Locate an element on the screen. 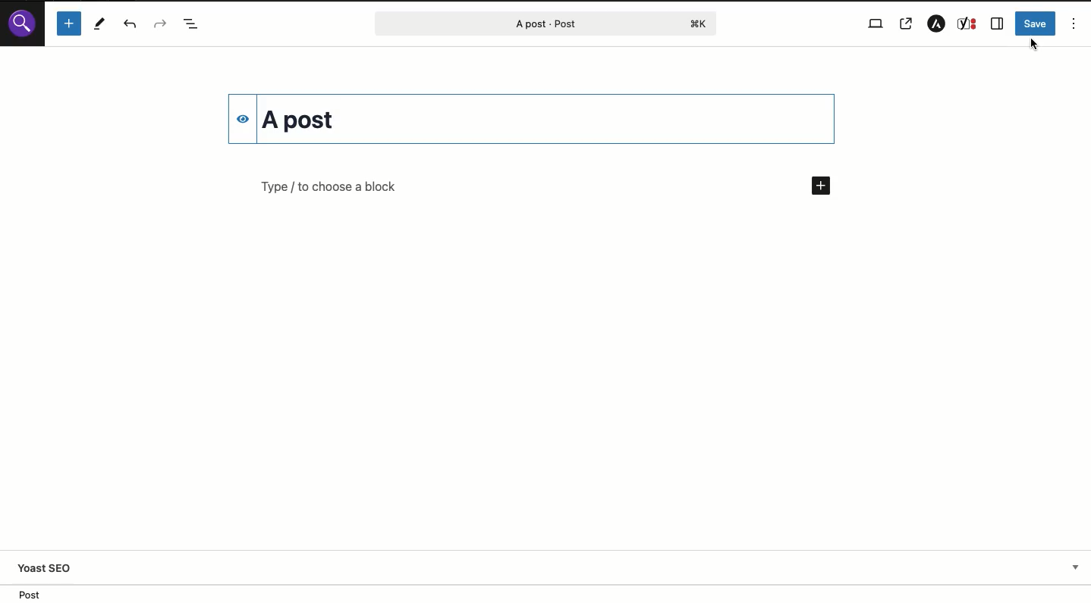 The height and width of the screenshot is (603, 1091). Wordpress logo is located at coordinates (23, 20).